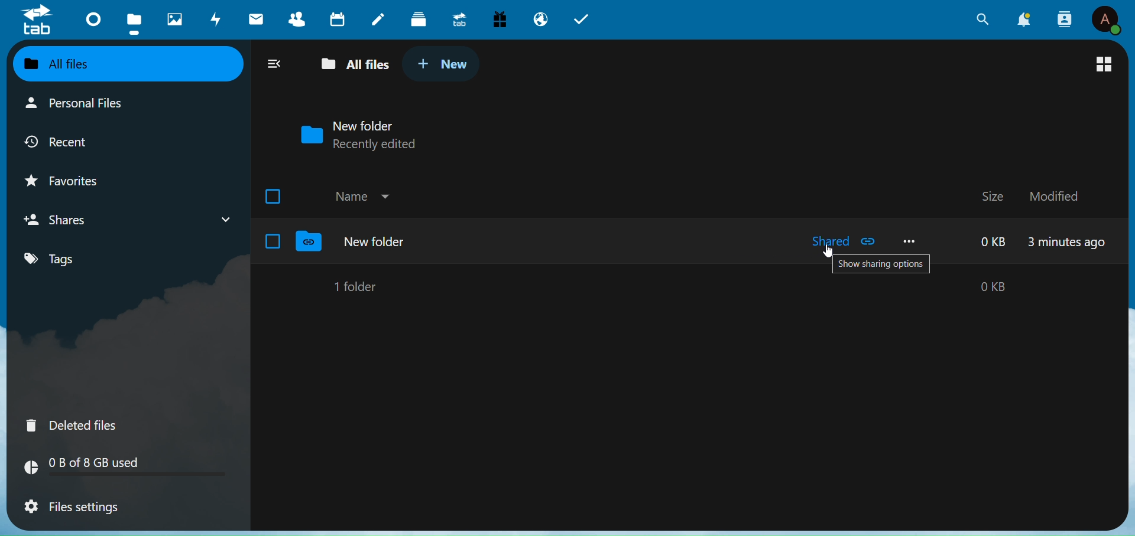 The width and height of the screenshot is (1135, 536). Describe the element at coordinates (273, 241) in the screenshot. I see `Check Box` at that location.